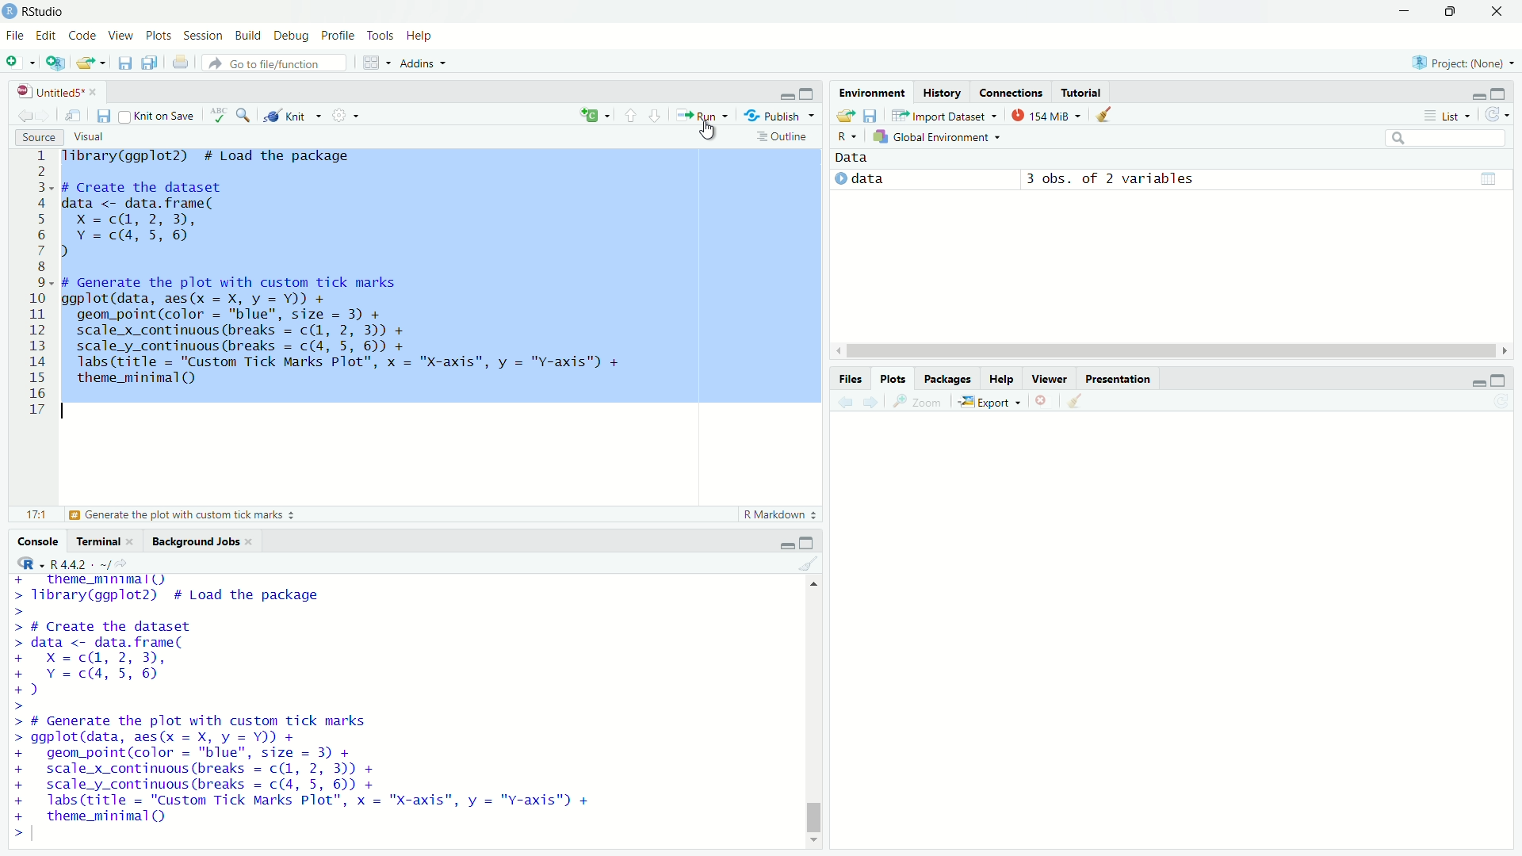  I want to click on logo, so click(10, 12).